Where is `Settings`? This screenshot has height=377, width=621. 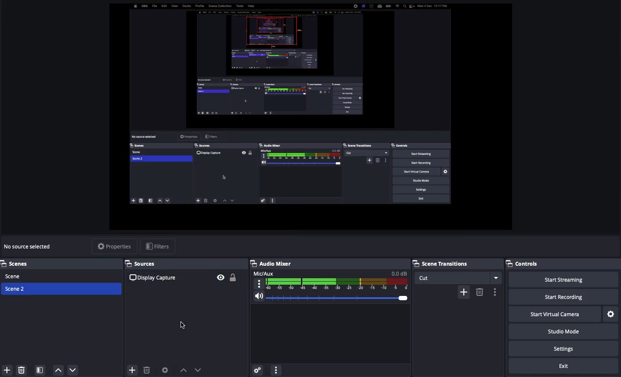
Settings is located at coordinates (563, 348).